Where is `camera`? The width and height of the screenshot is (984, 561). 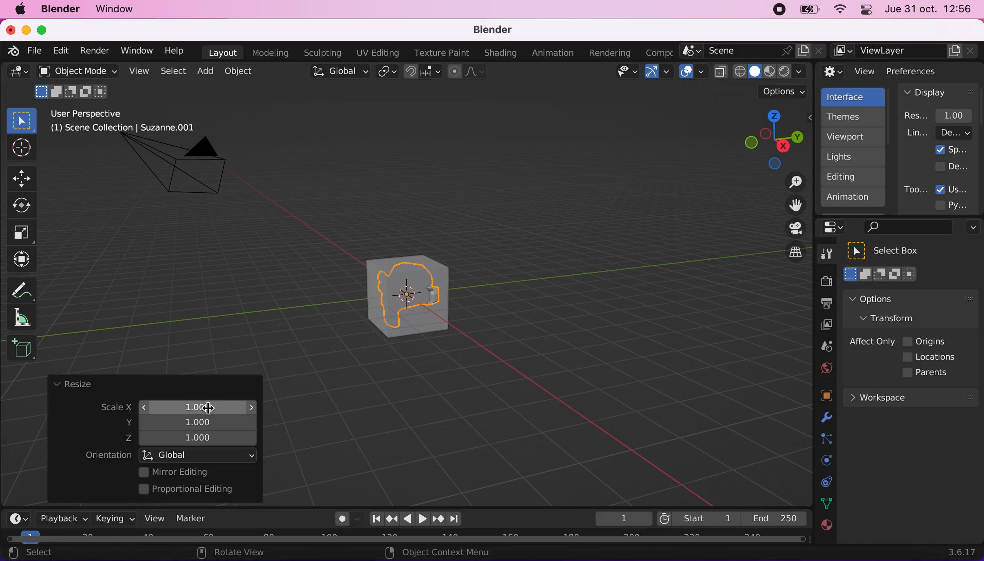 camera is located at coordinates (184, 172).